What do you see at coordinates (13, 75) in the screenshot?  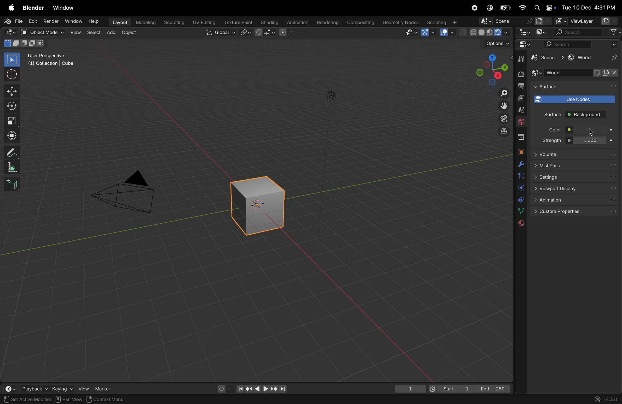 I see `cursor` at bounding box center [13, 75].